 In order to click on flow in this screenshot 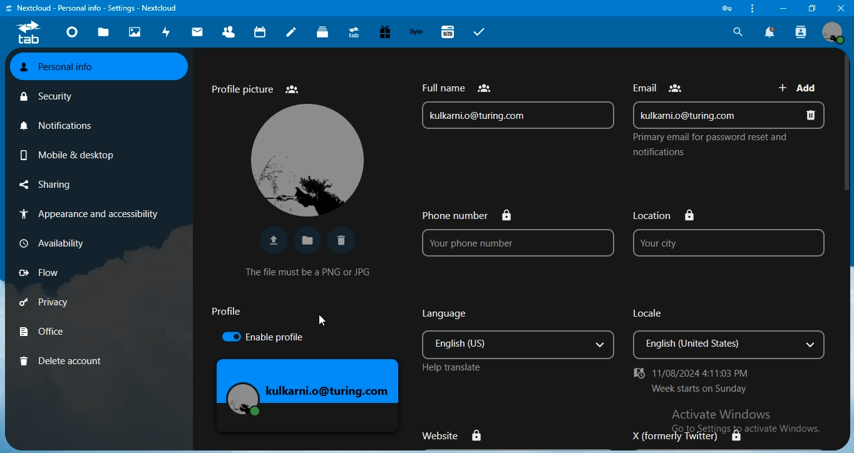, I will do `click(39, 273)`.